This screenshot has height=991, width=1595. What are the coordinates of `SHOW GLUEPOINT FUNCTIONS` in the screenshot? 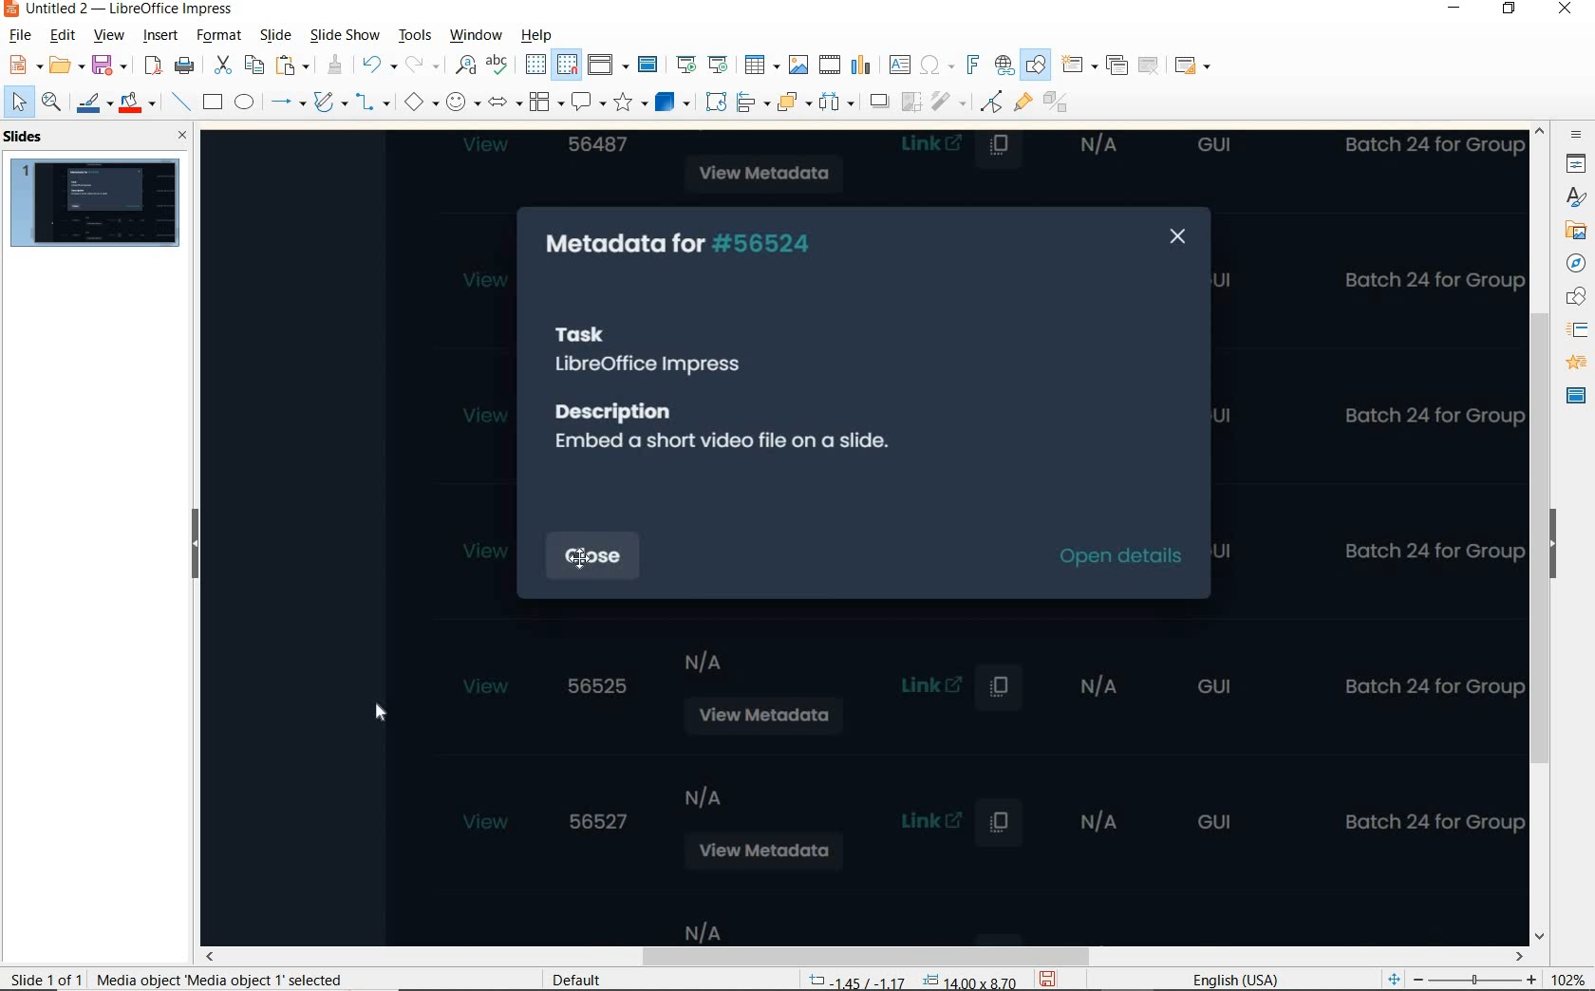 It's located at (1022, 104).